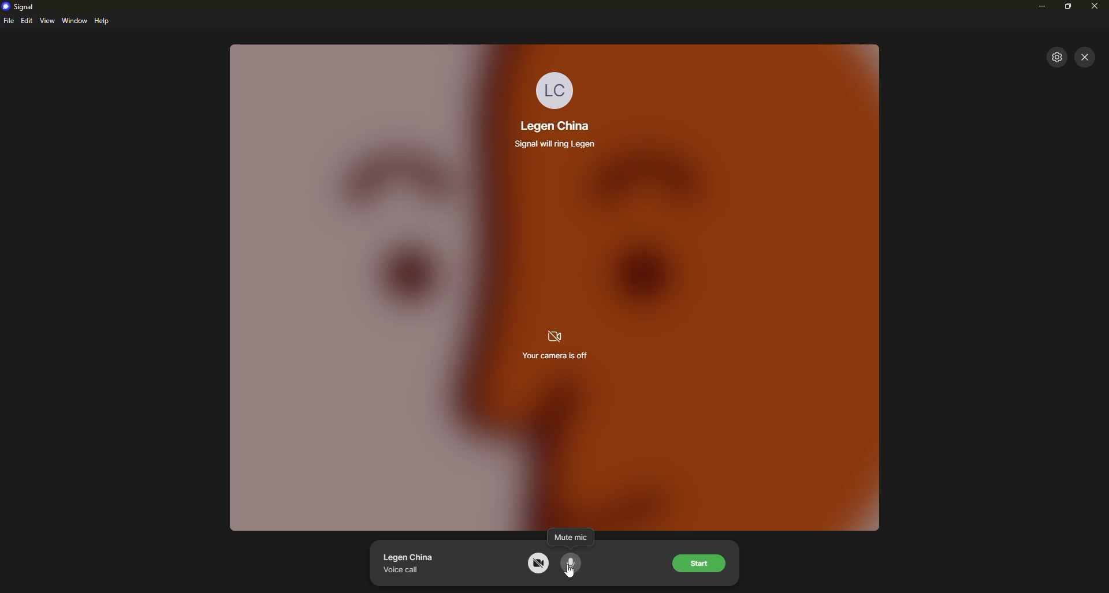 The width and height of the screenshot is (1109, 593). Describe the element at coordinates (1069, 8) in the screenshot. I see `maximize` at that location.